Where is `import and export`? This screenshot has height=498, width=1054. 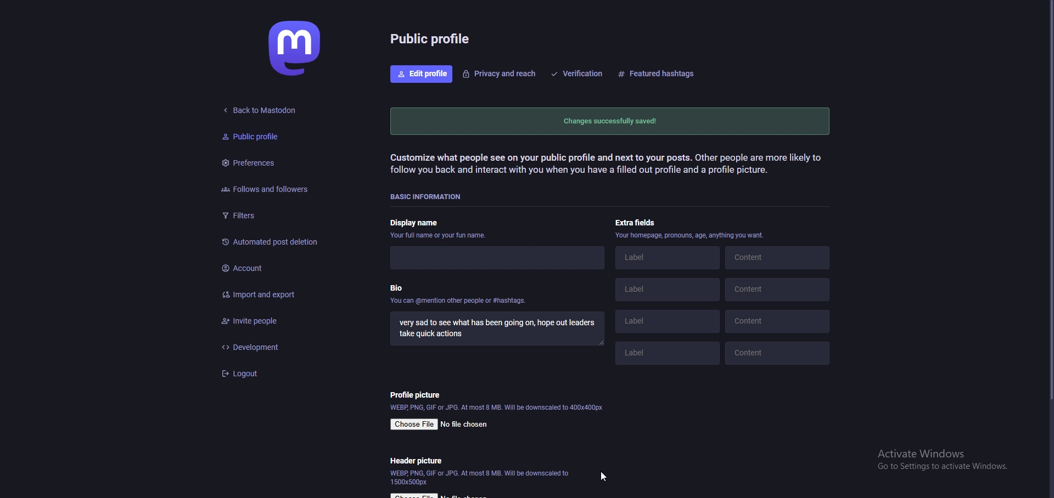 import and export is located at coordinates (278, 296).